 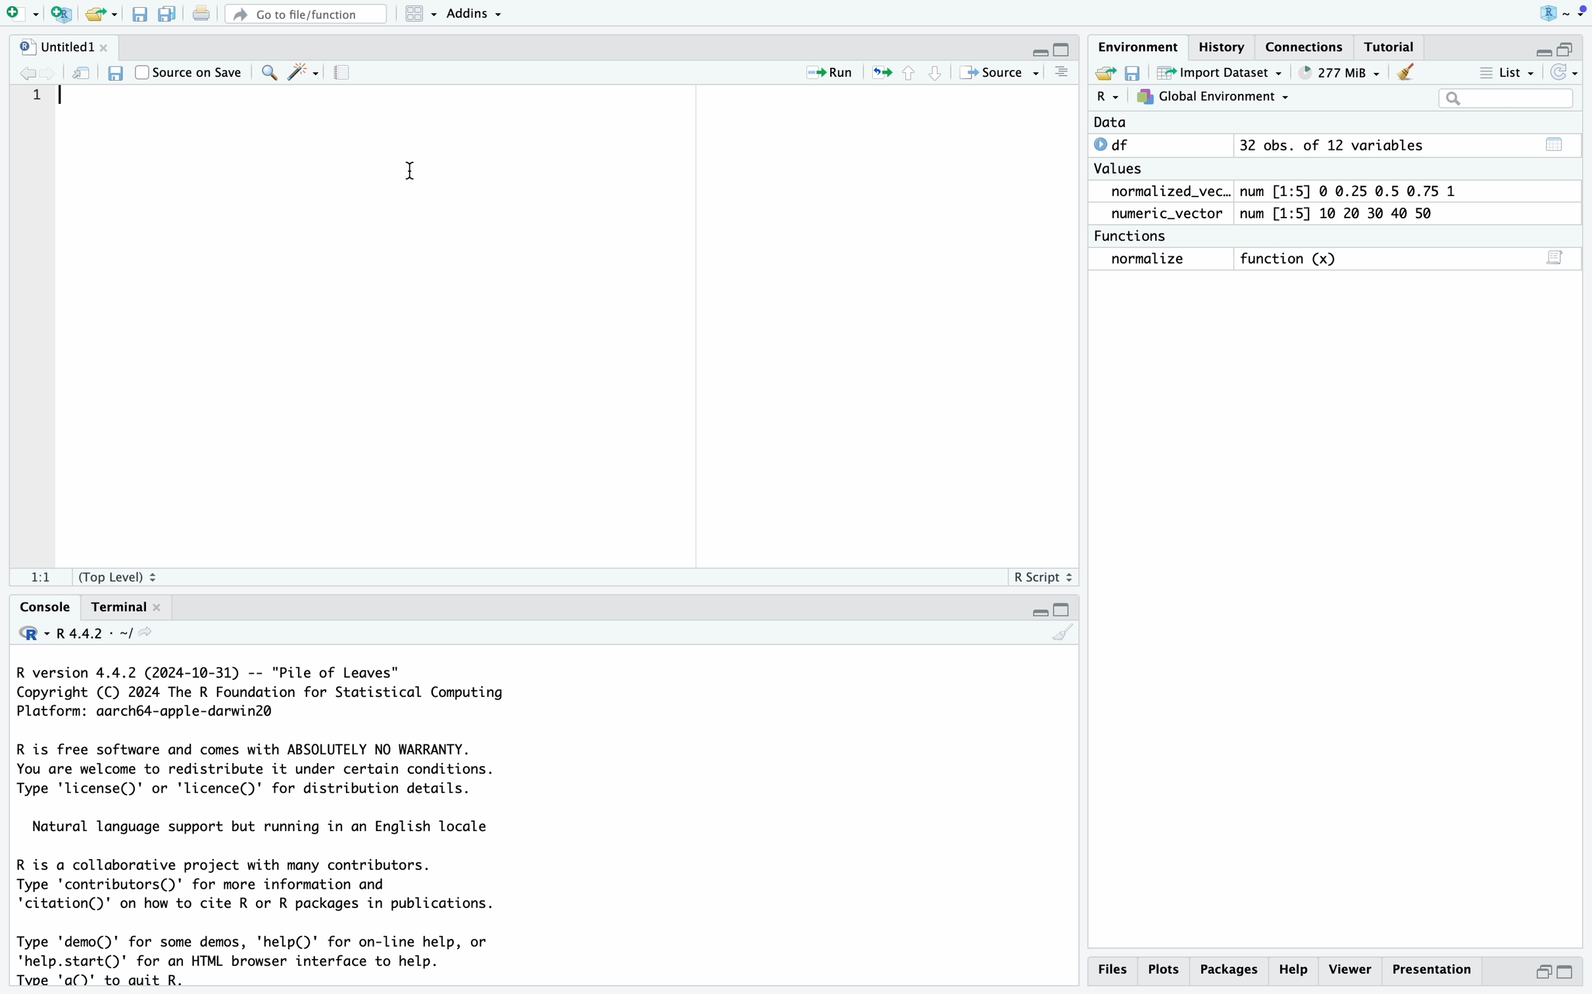 What do you see at coordinates (412, 166) in the screenshot?
I see `CURSOR` at bounding box center [412, 166].